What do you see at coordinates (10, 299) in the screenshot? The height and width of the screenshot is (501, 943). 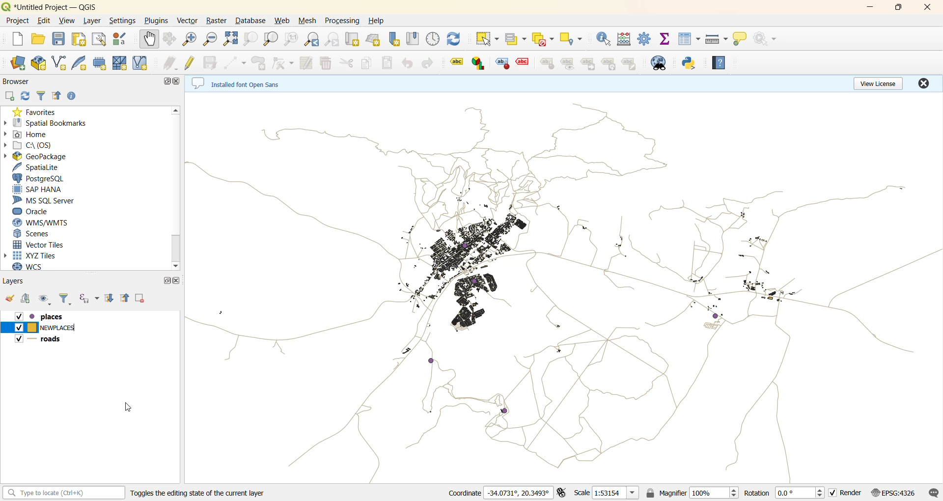 I see `open` at bounding box center [10, 299].